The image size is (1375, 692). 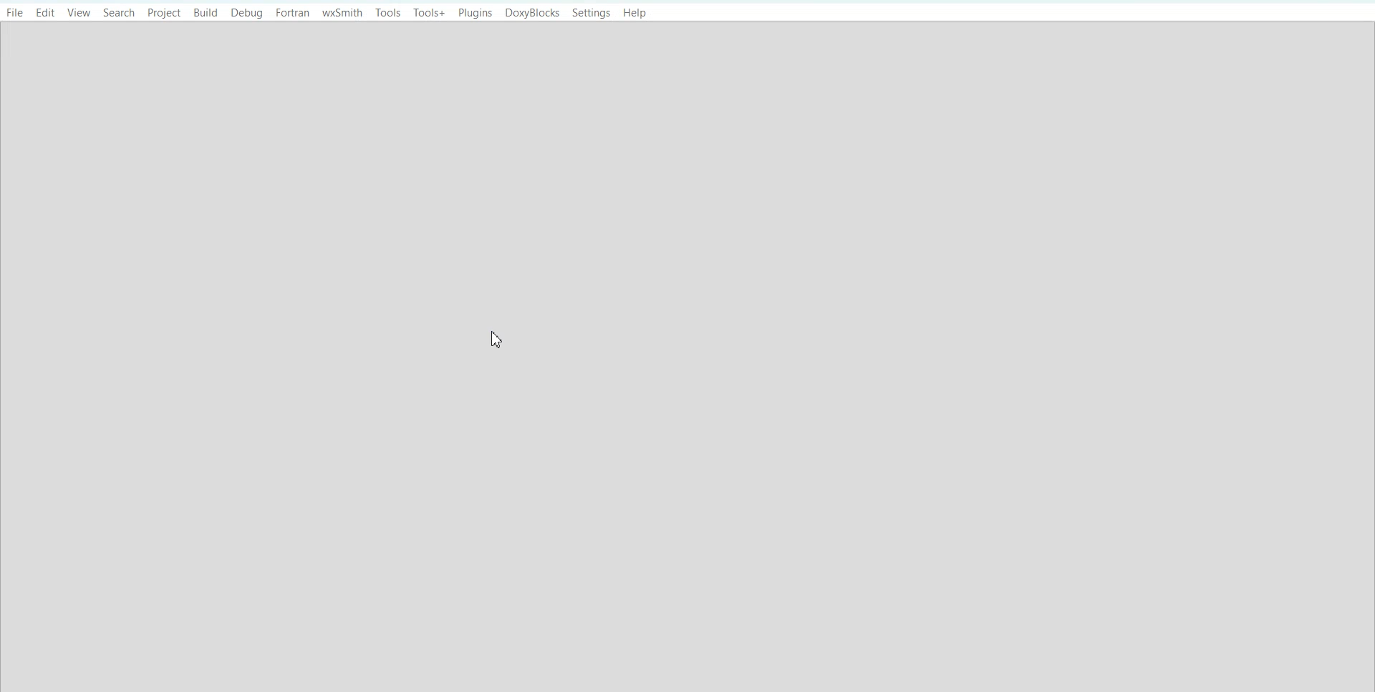 What do you see at coordinates (120, 12) in the screenshot?
I see `Search` at bounding box center [120, 12].